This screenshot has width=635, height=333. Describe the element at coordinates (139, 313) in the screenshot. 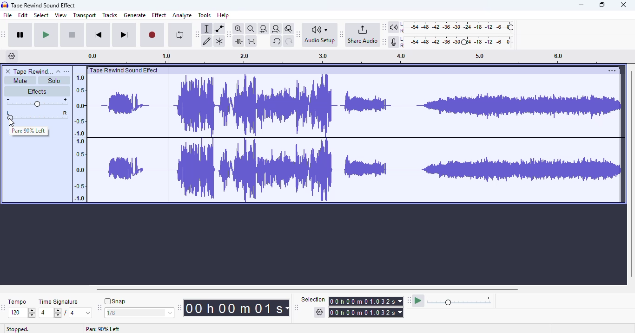

I see `1/8` at that location.